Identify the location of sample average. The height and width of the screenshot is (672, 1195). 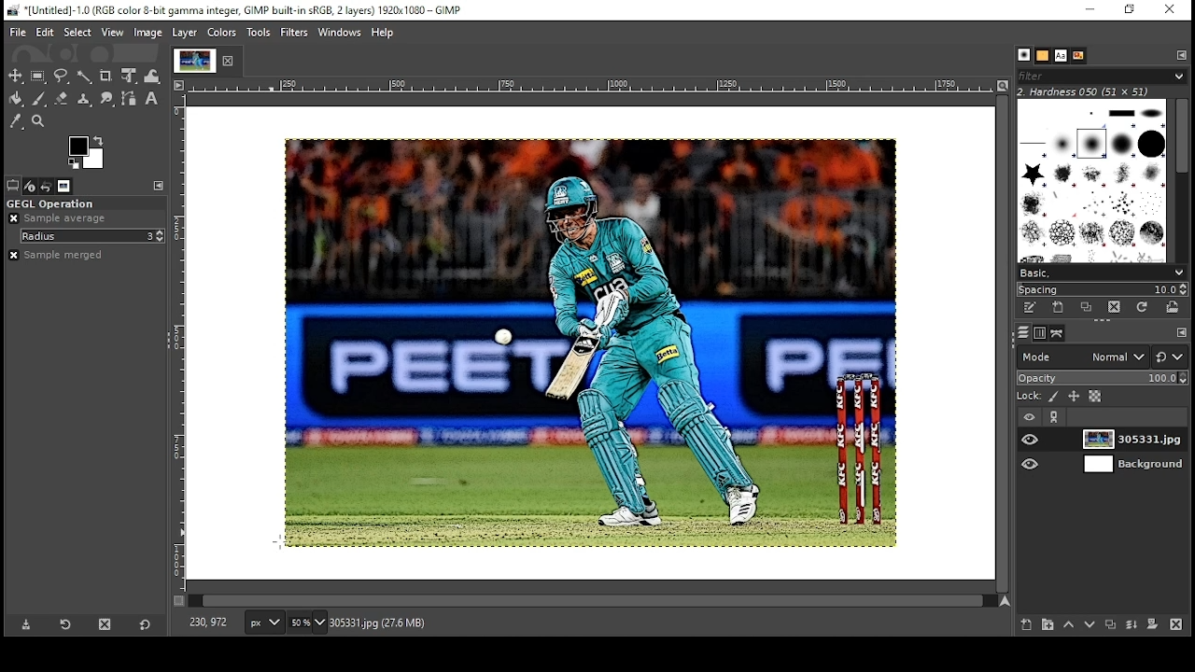
(68, 218).